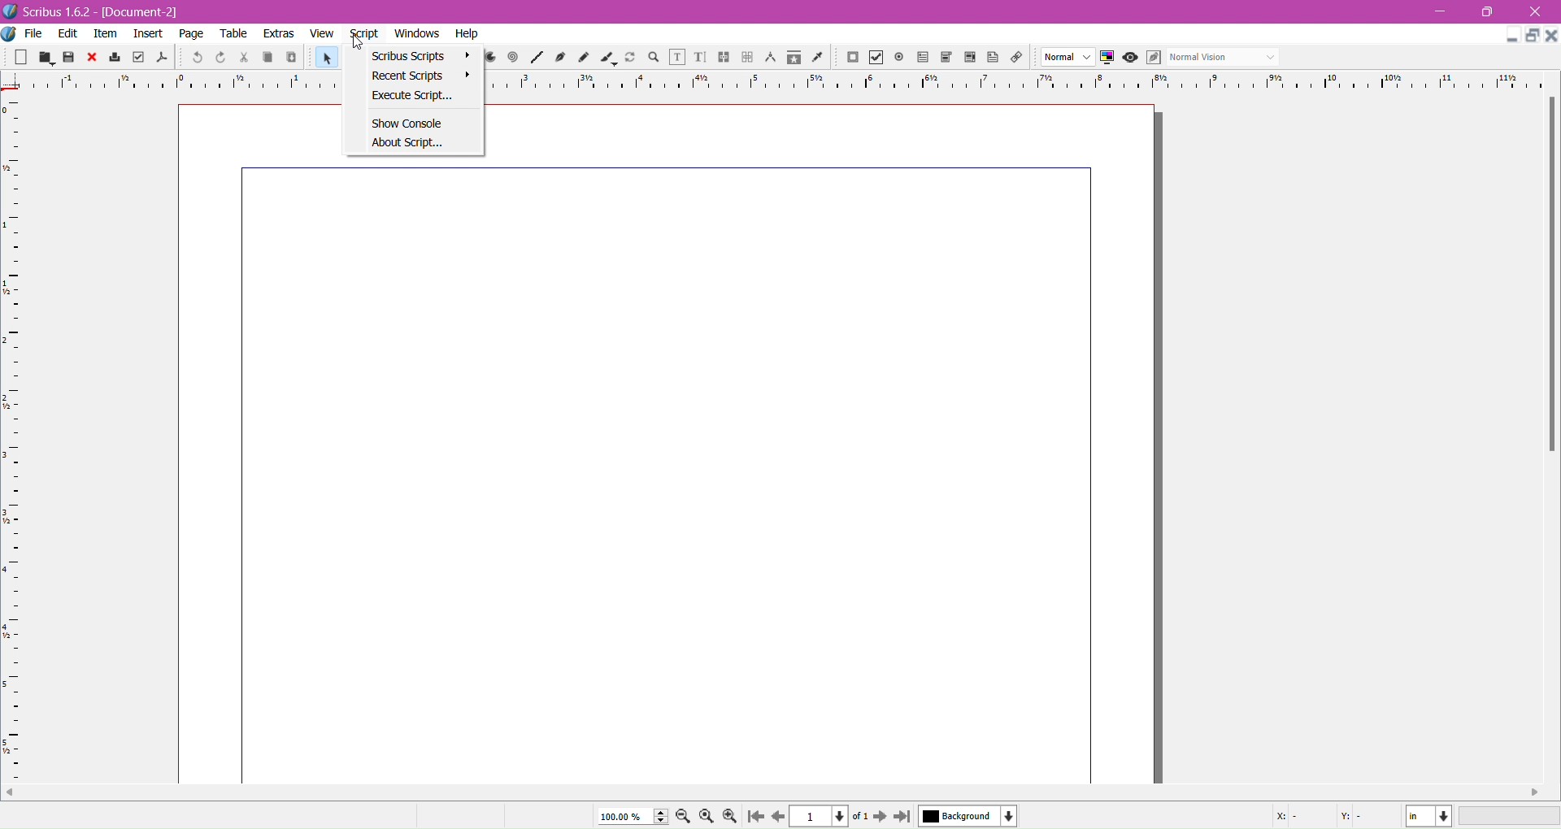  What do you see at coordinates (69, 34) in the screenshot?
I see `Edit` at bounding box center [69, 34].